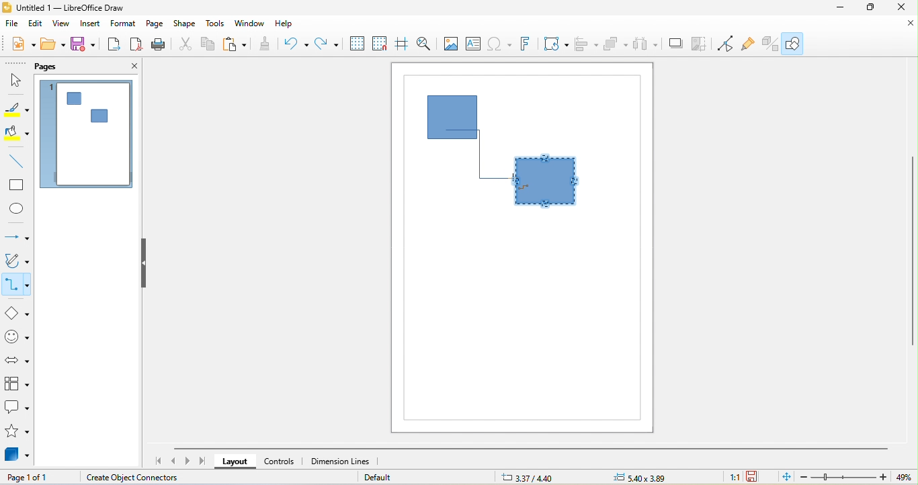 Image resolution: width=918 pixels, height=485 pixels. Describe the element at coordinates (23, 45) in the screenshot. I see `new` at that location.